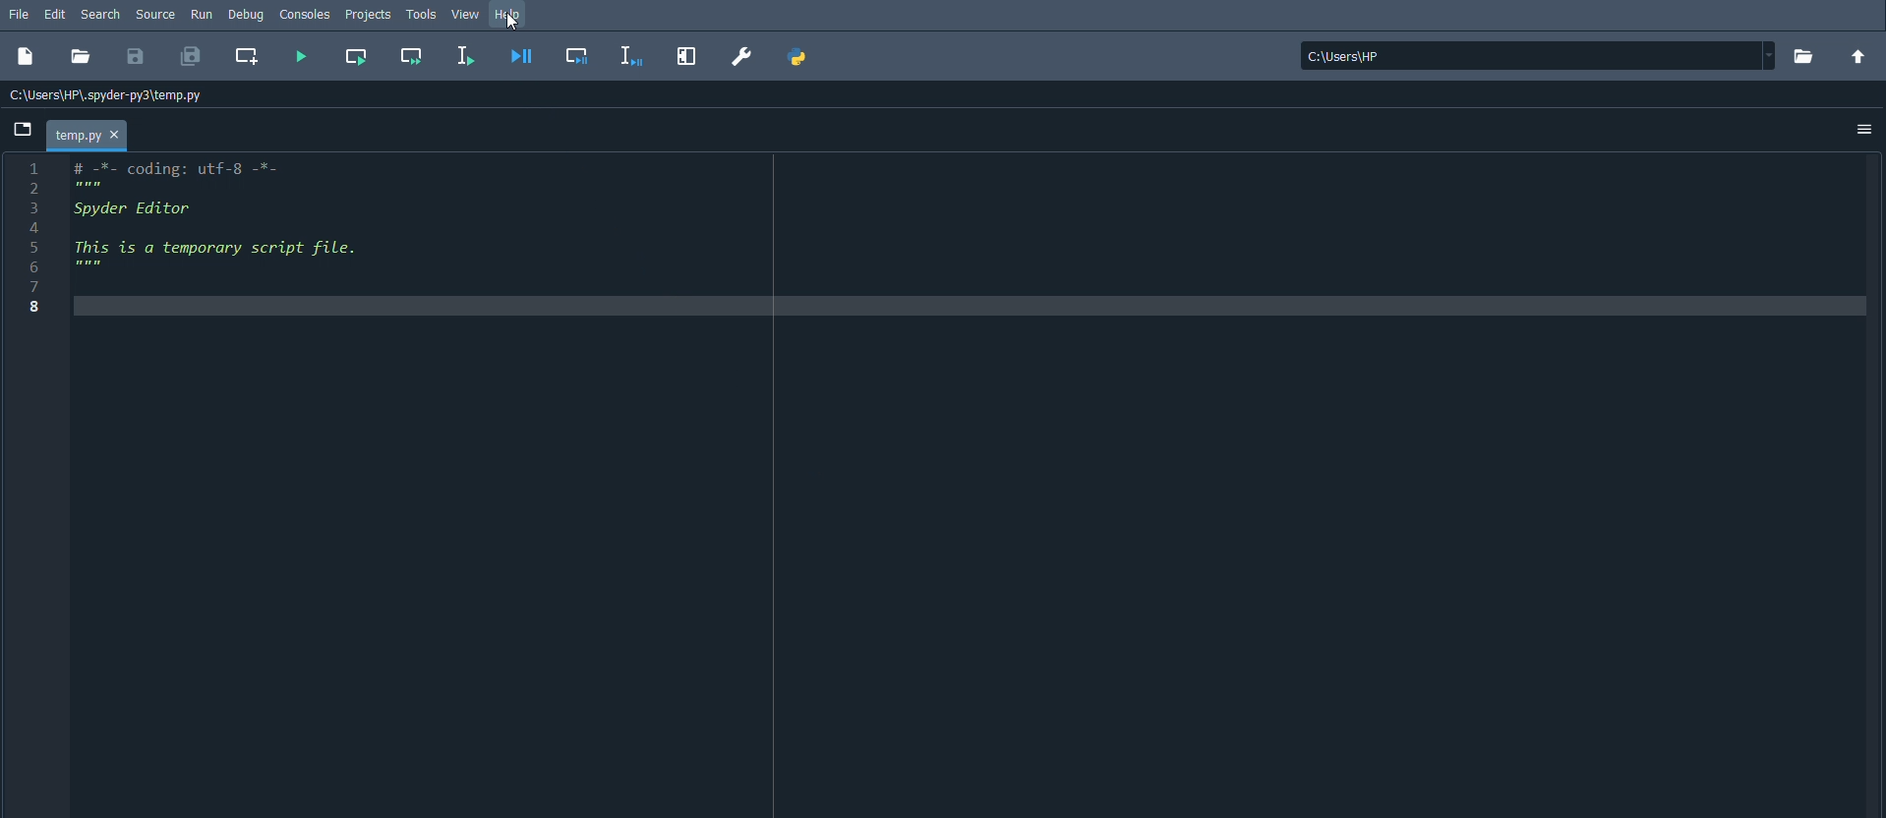 Image resolution: width=1886 pixels, height=818 pixels. I want to click on PYTHONPATH manager, so click(801, 56).